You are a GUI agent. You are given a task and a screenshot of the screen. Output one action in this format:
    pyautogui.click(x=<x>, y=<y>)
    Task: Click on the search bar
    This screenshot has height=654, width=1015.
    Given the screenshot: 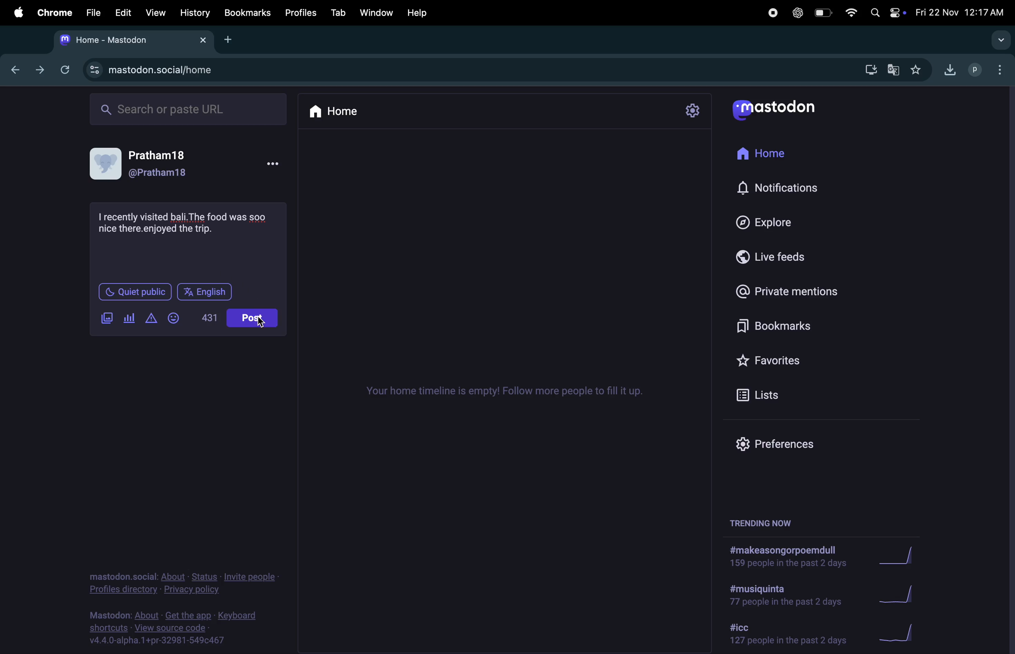 What is the action you would take?
    pyautogui.click(x=187, y=109)
    